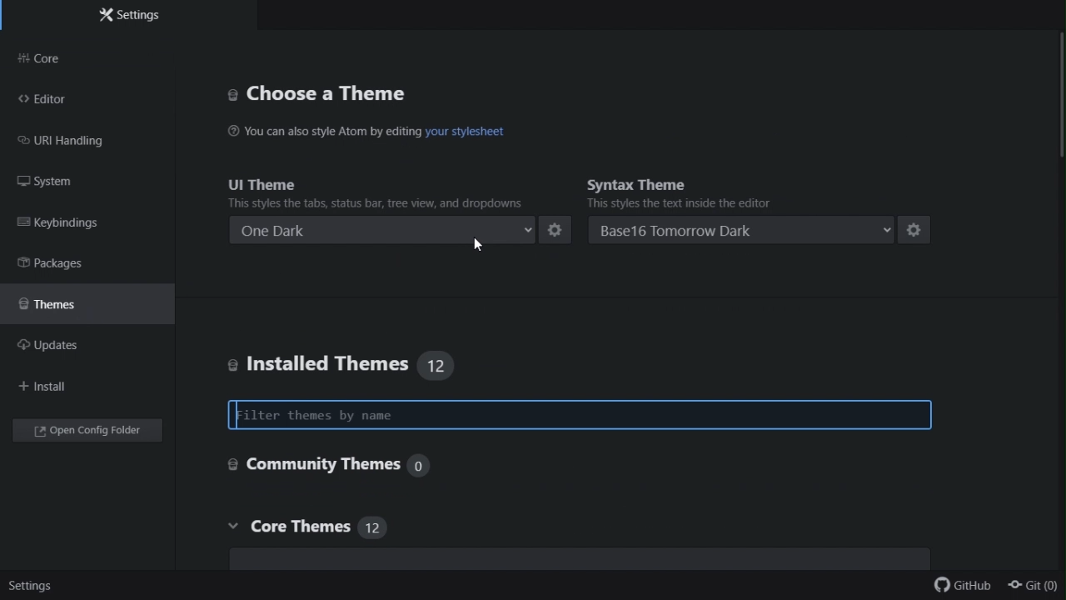  Describe the element at coordinates (556, 229) in the screenshot. I see `settings` at that location.